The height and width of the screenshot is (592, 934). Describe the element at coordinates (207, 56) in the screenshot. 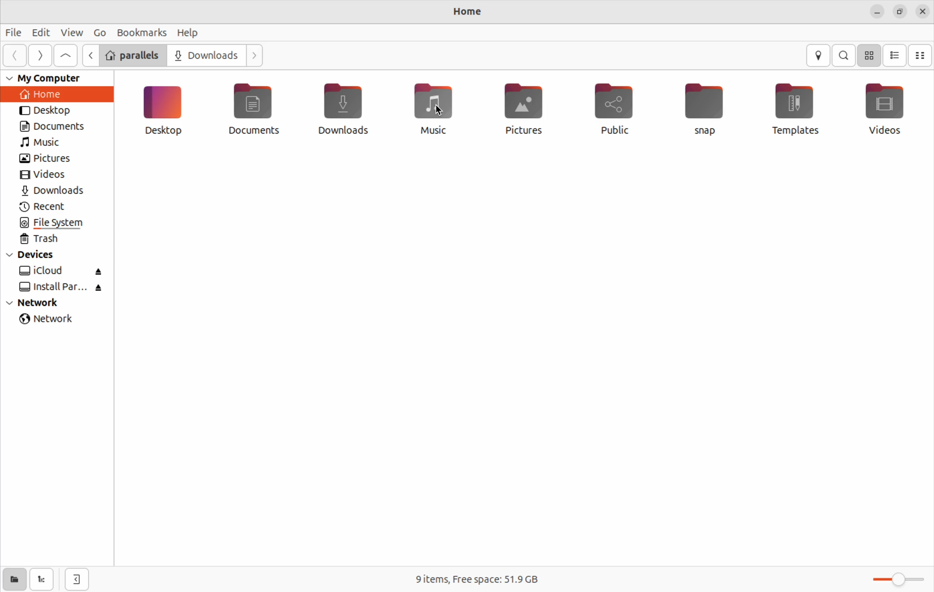

I see `Downloads` at that location.